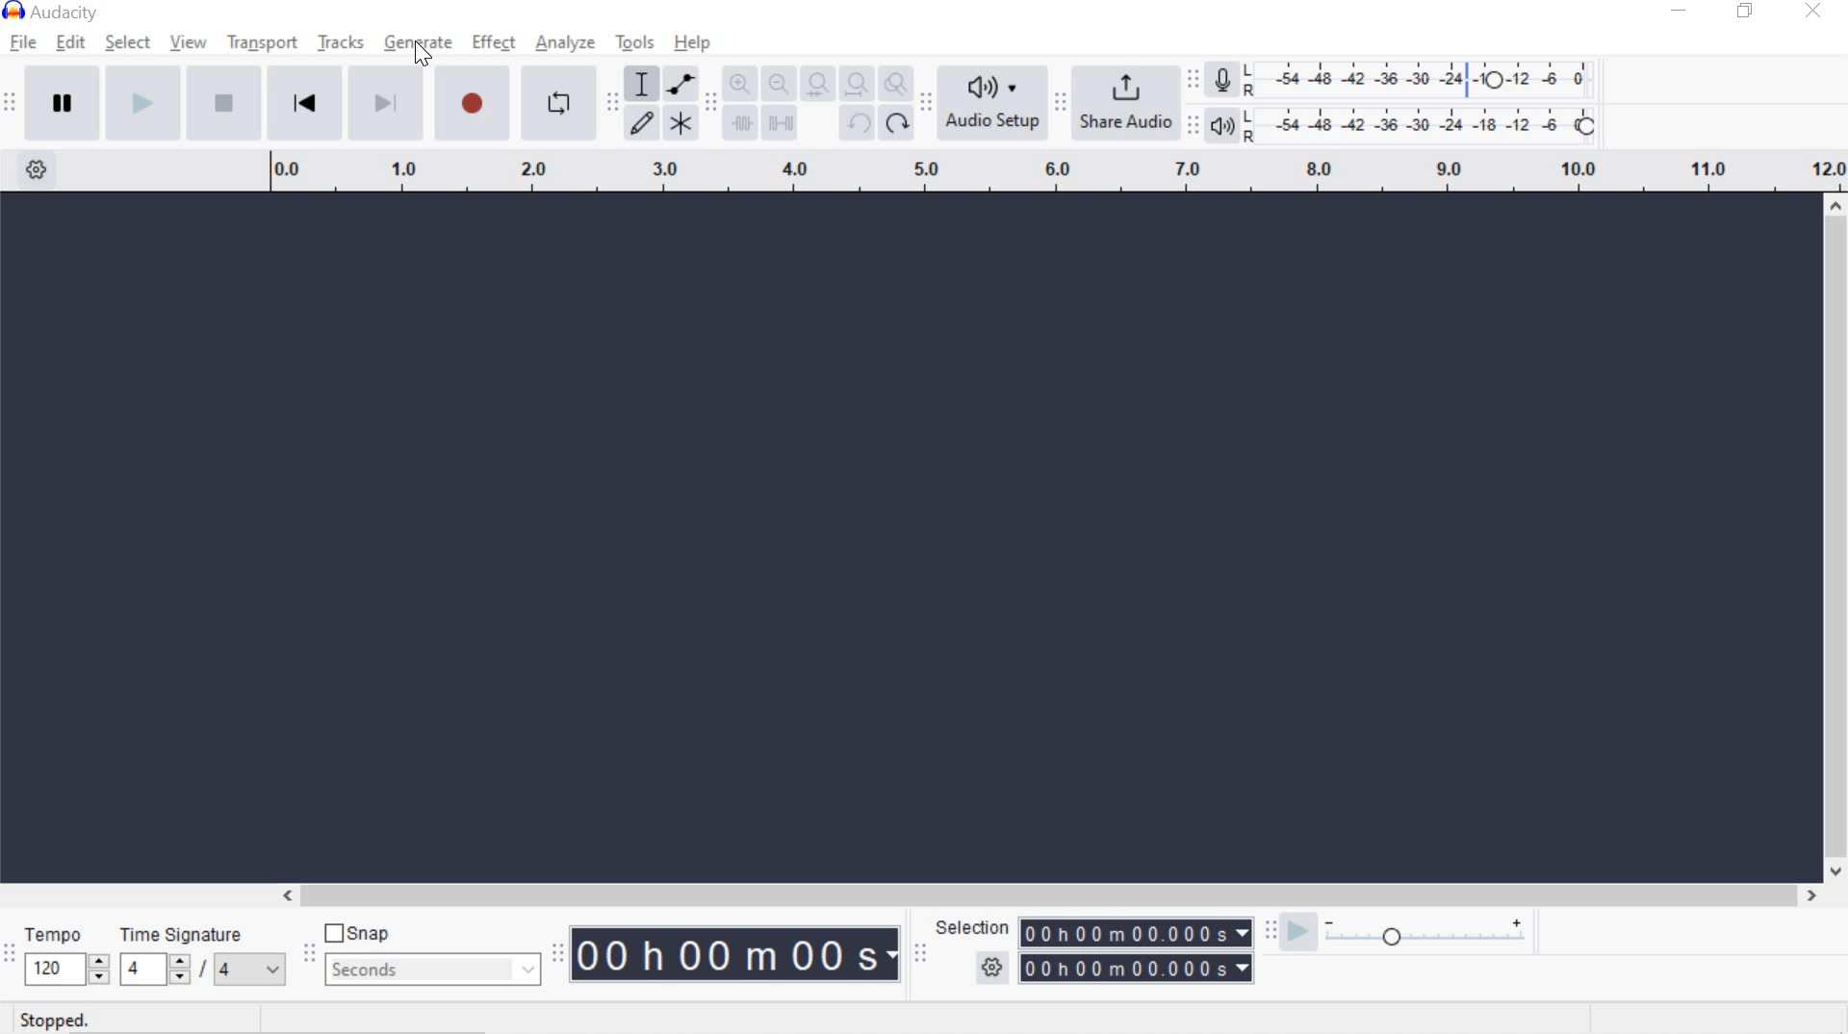 Image resolution: width=1848 pixels, height=1034 pixels. Describe the element at coordinates (738, 85) in the screenshot. I see `Zoom In` at that location.